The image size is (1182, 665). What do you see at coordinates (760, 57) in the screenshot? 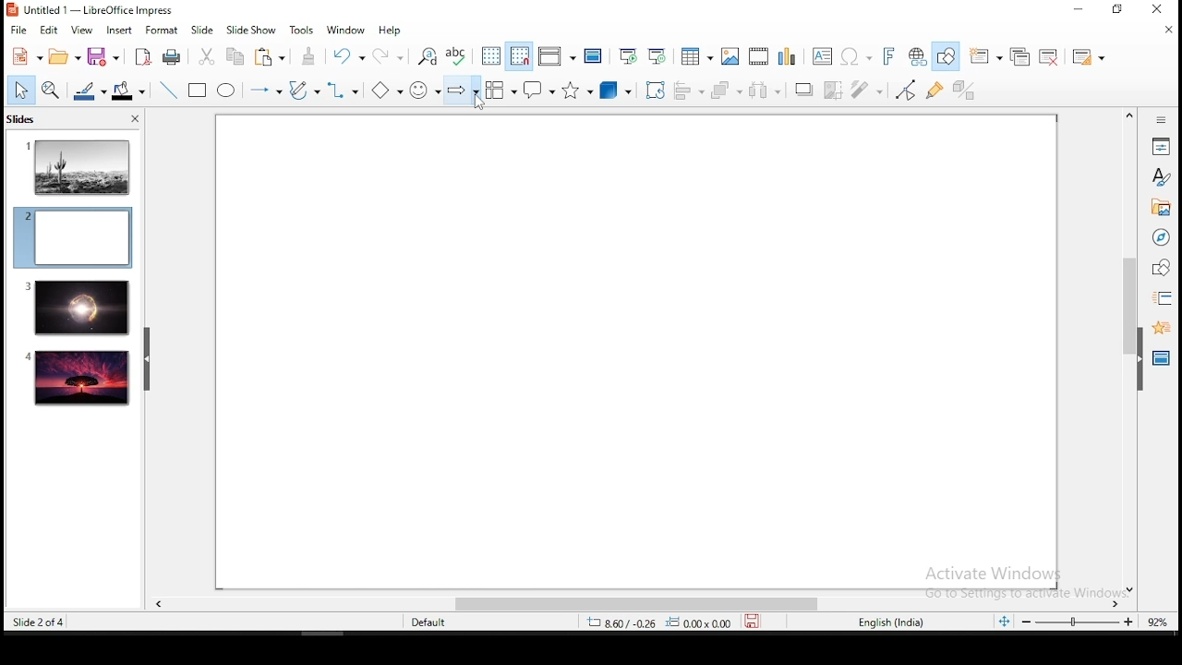
I see `insert audio and video` at bounding box center [760, 57].